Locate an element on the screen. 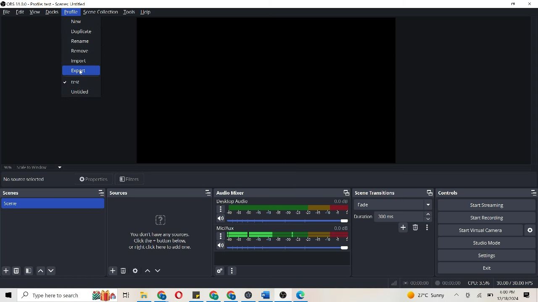 The height and width of the screenshot is (302, 538). speaker is located at coordinates (220, 218).